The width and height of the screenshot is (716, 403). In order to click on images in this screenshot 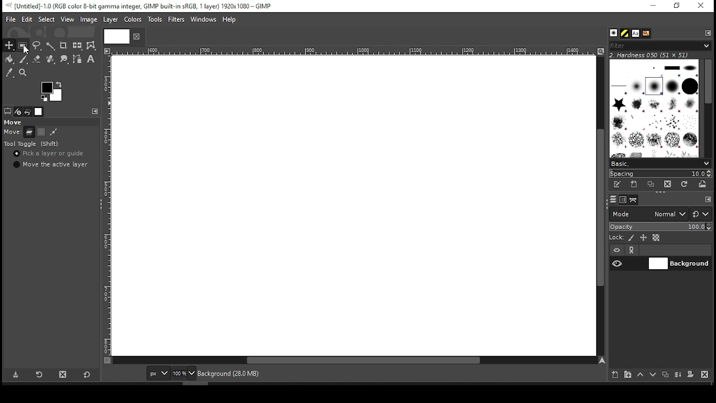, I will do `click(39, 112)`.